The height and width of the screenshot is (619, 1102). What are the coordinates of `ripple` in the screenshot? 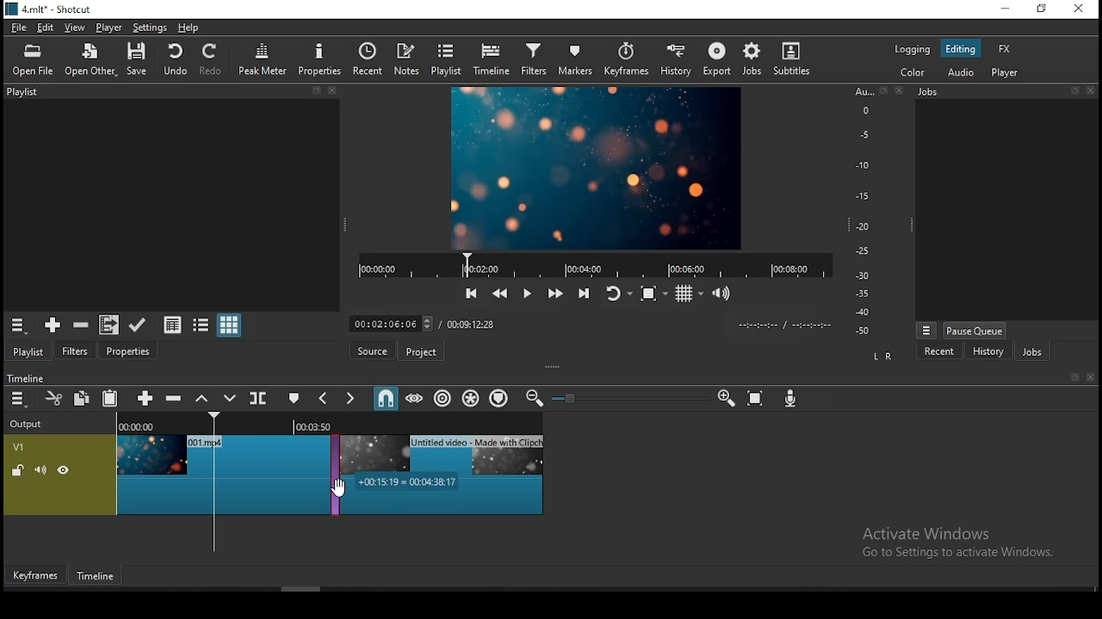 It's located at (443, 397).